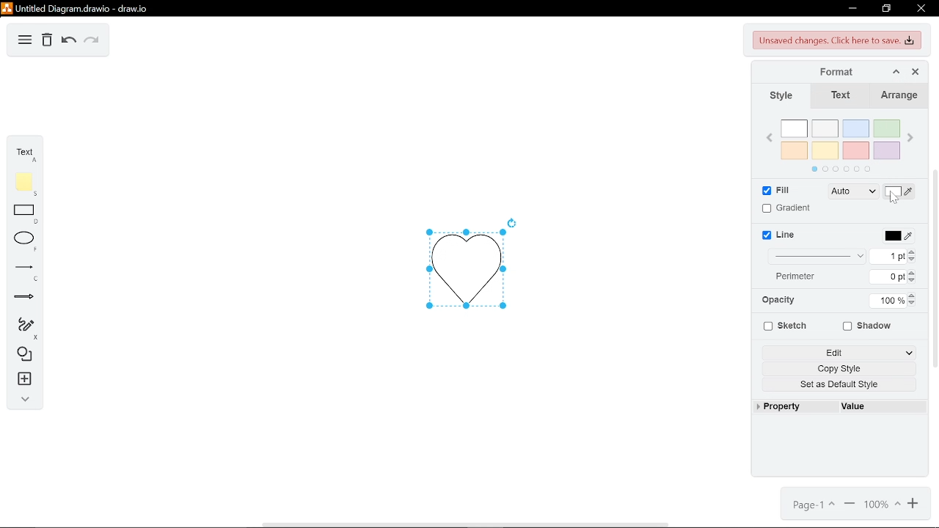 The image size is (939, 528). I want to click on Cursor, so click(894, 197).